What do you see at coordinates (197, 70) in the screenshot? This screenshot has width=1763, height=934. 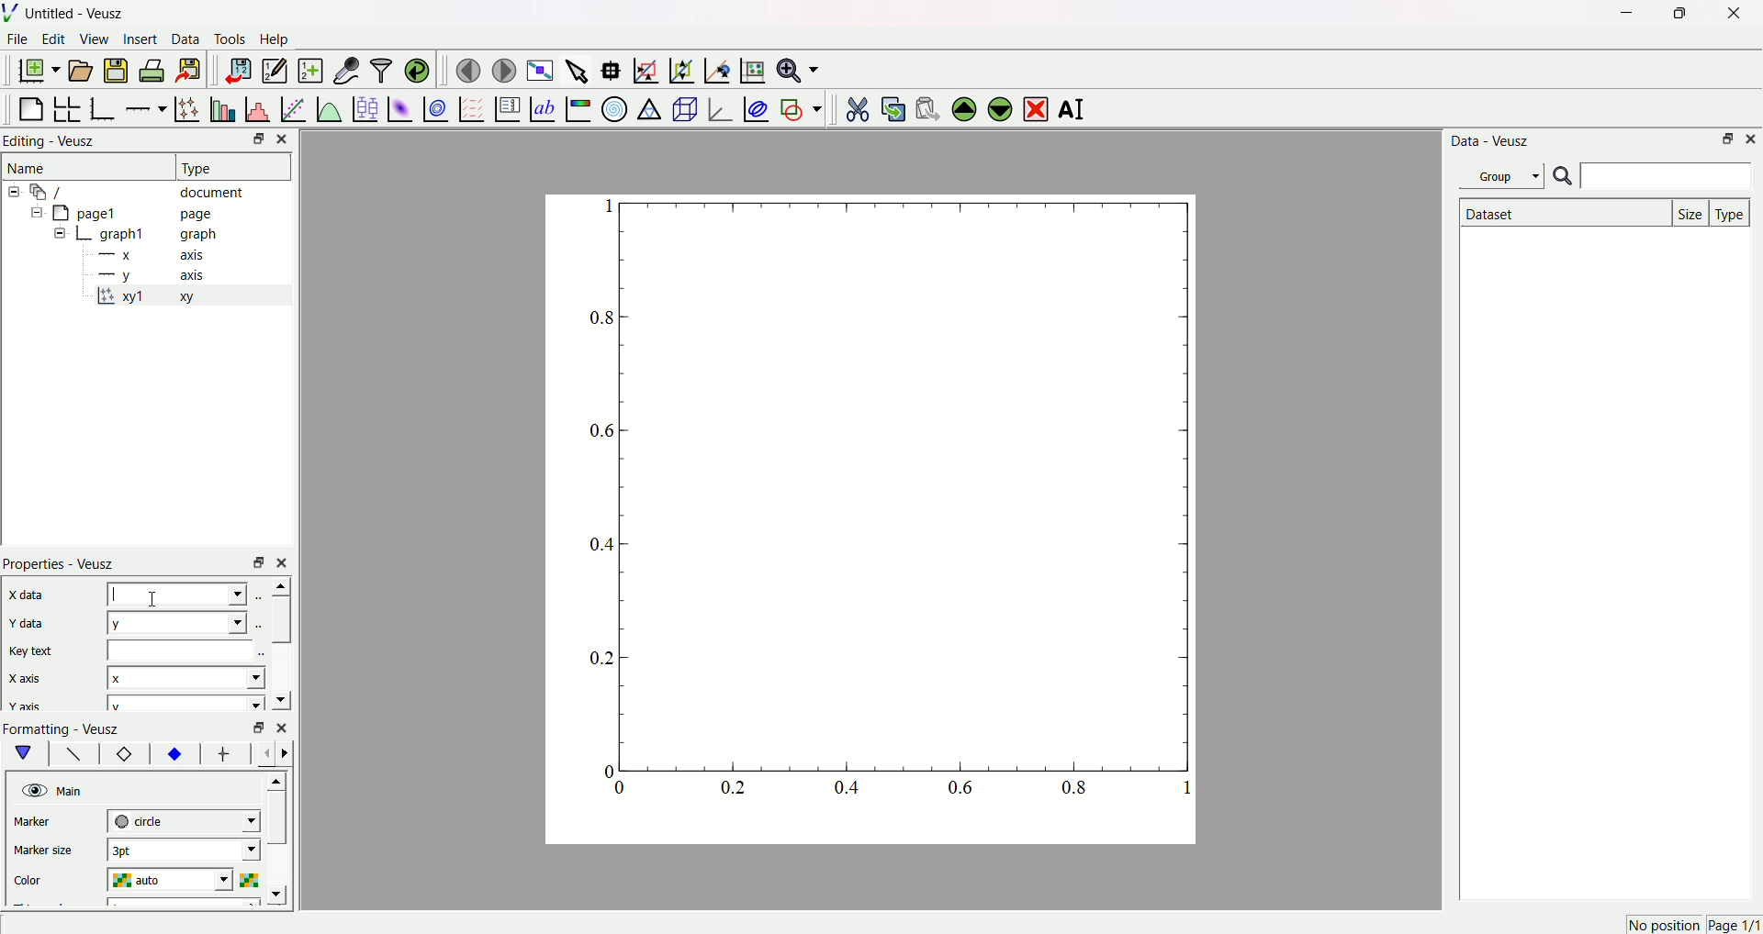 I see `export document` at bounding box center [197, 70].